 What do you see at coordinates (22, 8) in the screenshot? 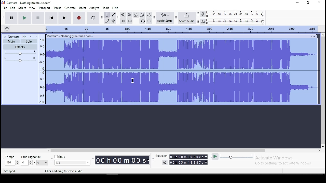
I see `select` at bounding box center [22, 8].